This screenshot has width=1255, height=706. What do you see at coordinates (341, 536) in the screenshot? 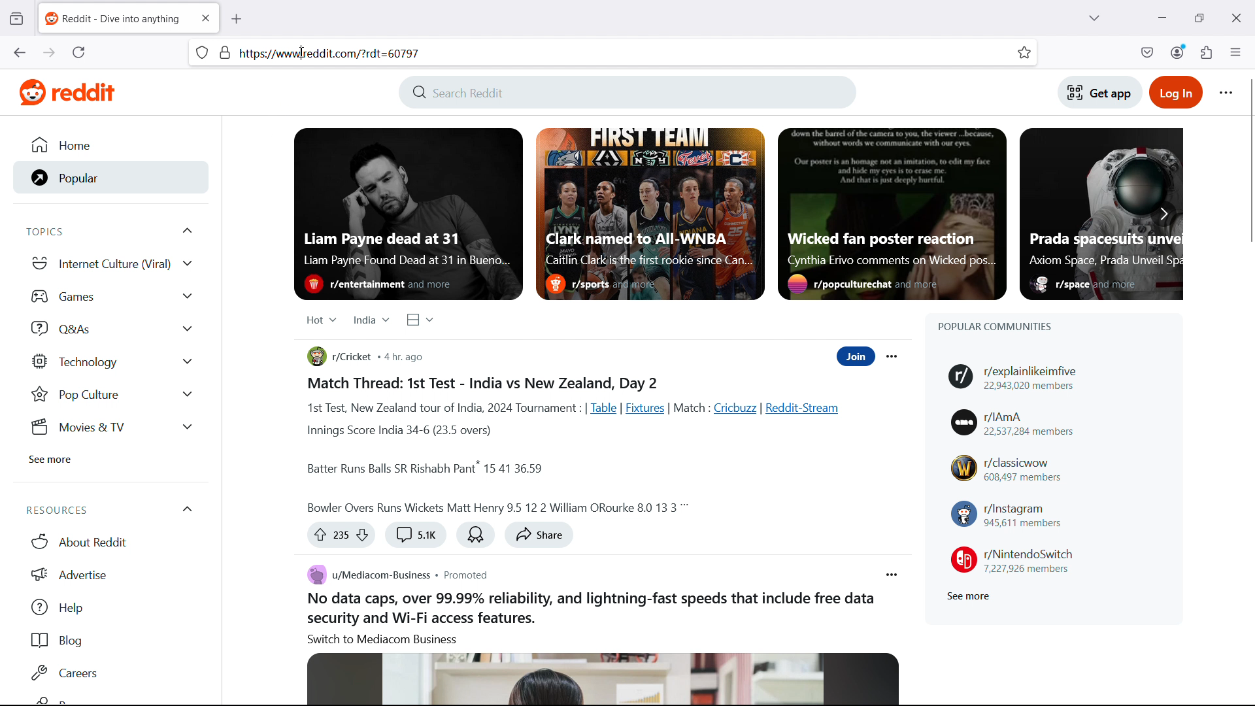
I see `Up vote or down vote` at bounding box center [341, 536].